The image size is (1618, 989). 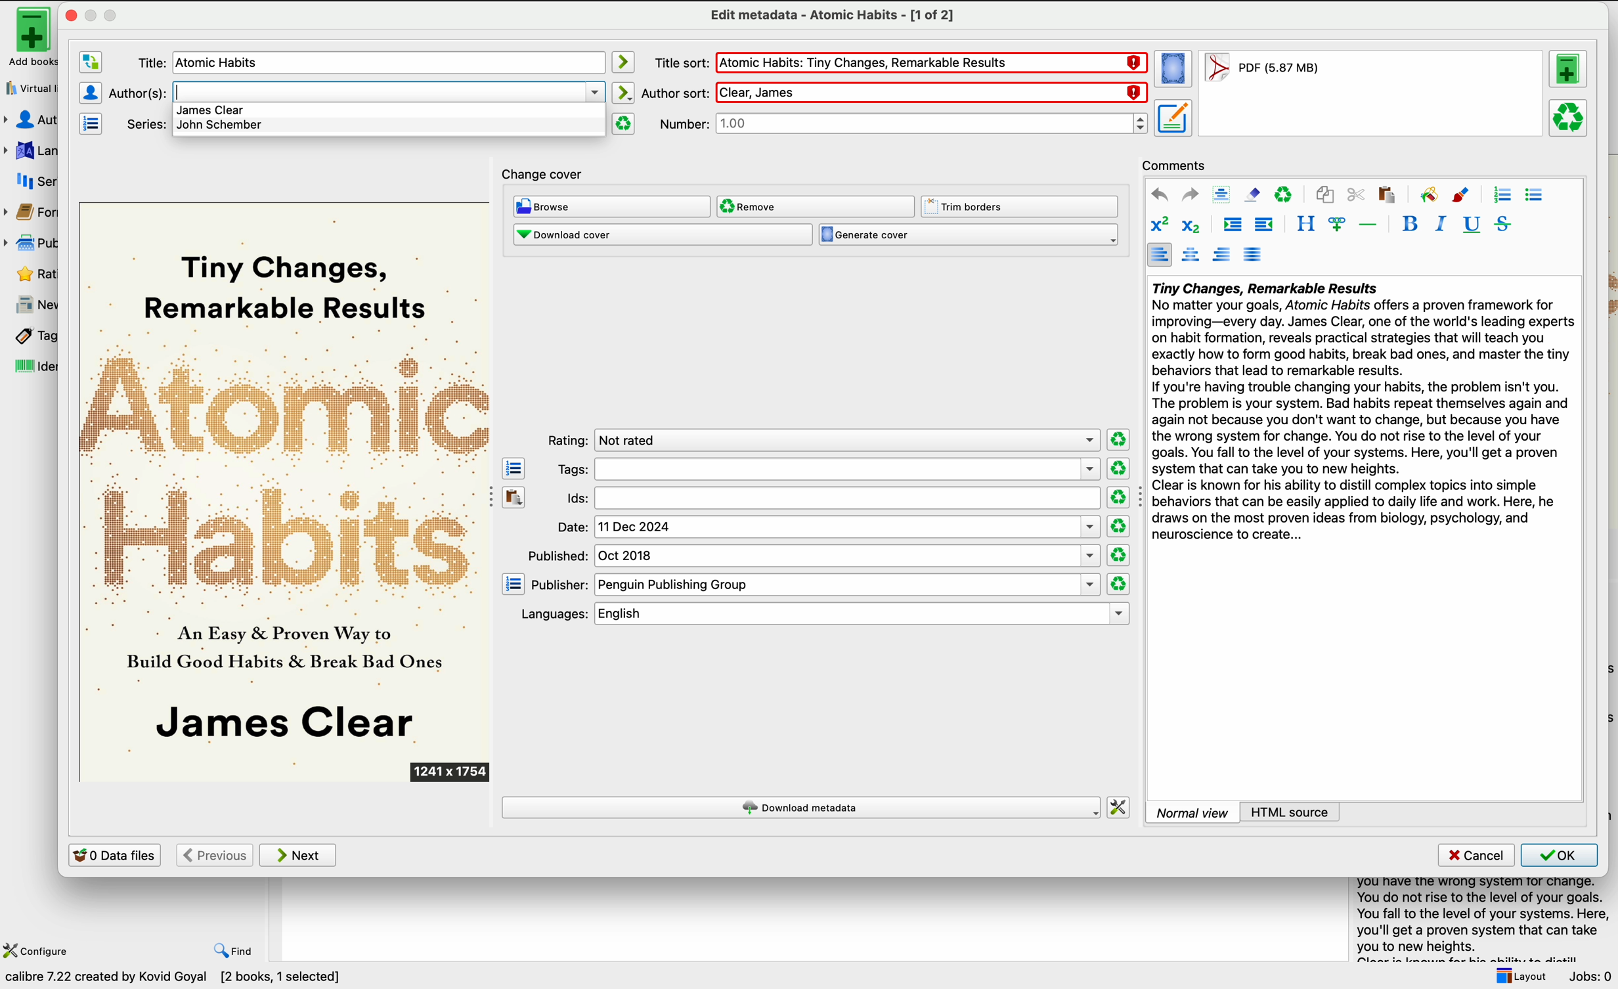 I want to click on languages: english, so click(x=819, y=614).